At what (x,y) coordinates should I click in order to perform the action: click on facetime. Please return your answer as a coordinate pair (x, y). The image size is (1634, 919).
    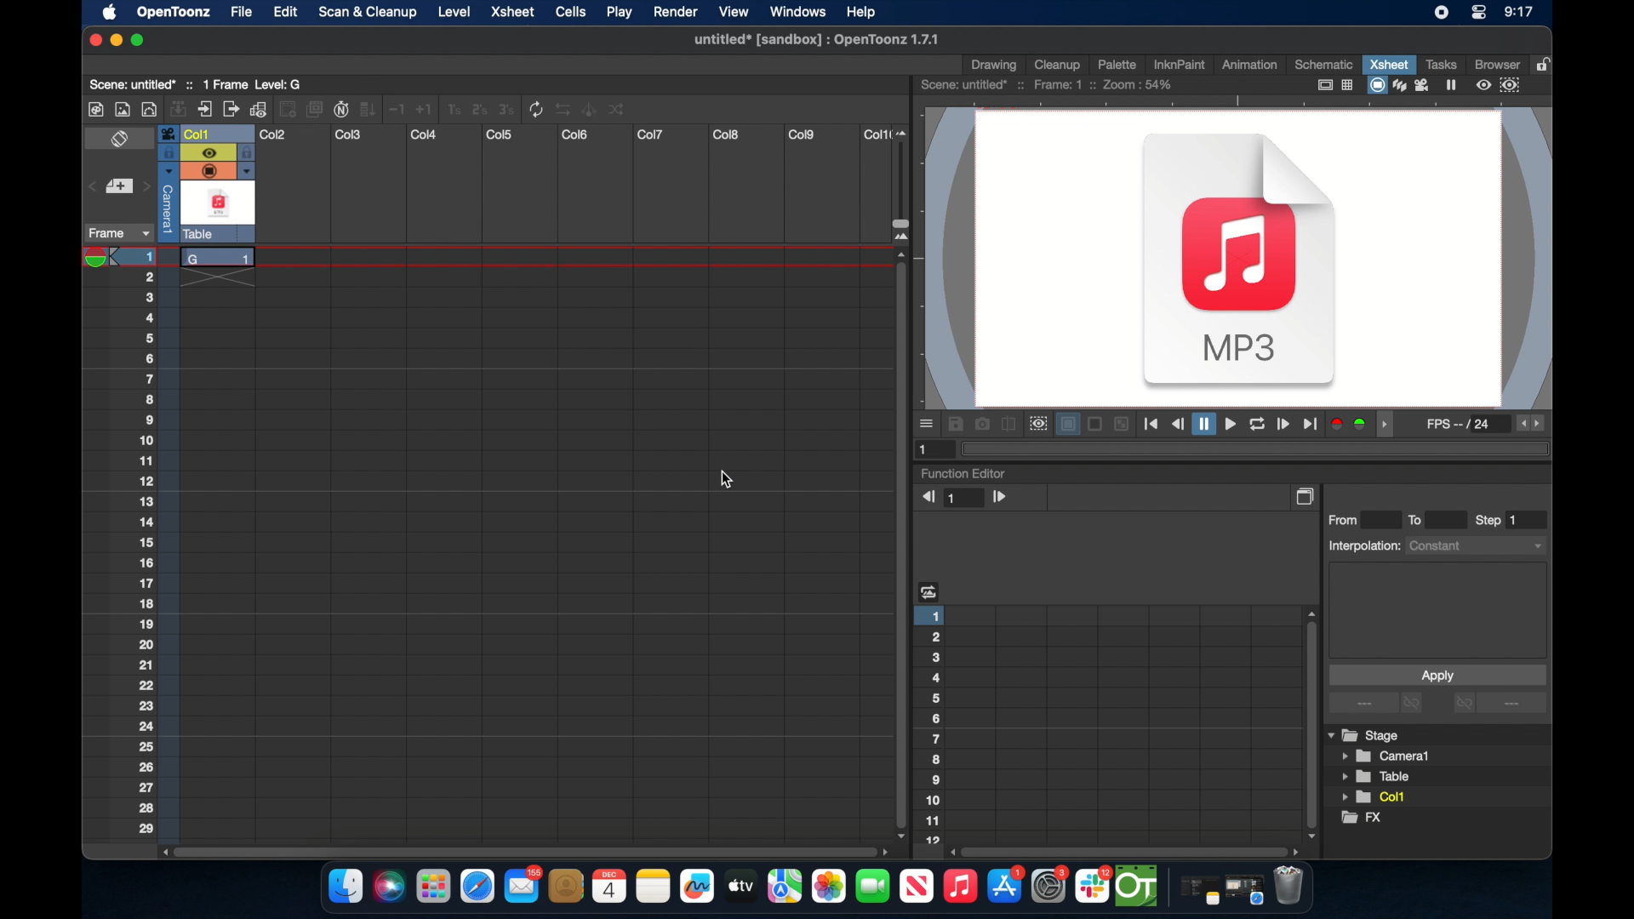
    Looking at the image, I should click on (873, 884).